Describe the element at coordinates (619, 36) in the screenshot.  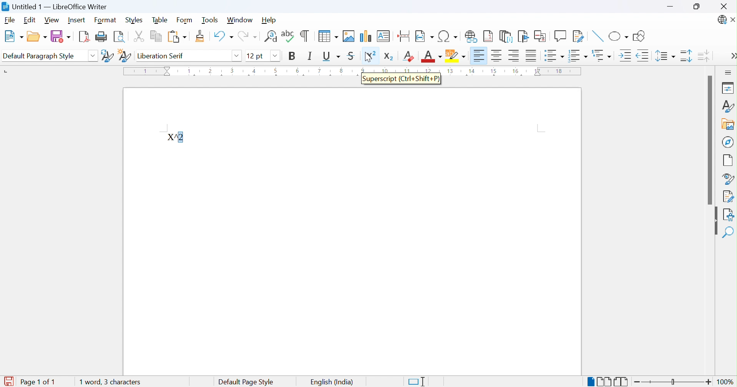
I see `Basic shapes` at that location.